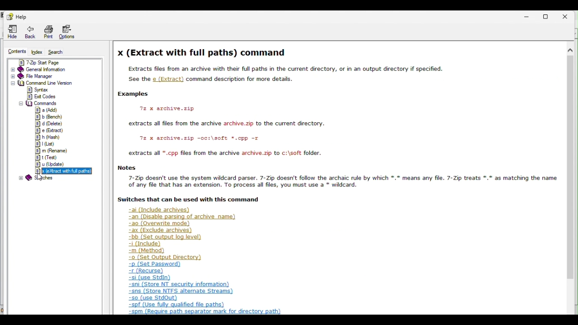  I want to click on -si, so click(149, 278).